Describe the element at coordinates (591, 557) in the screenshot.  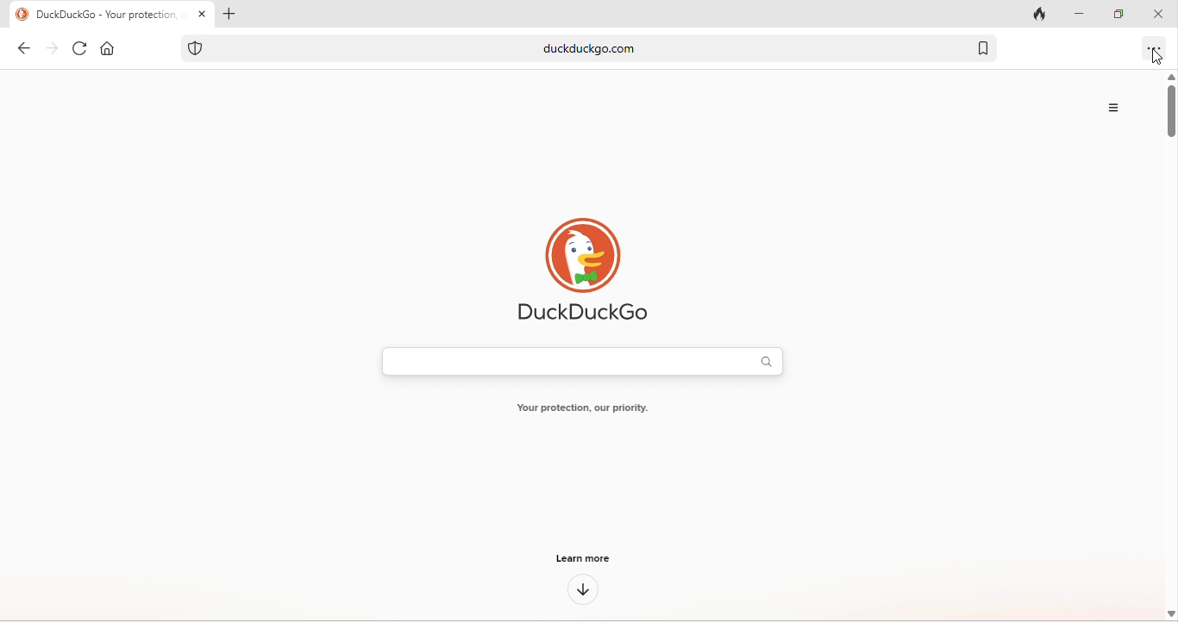
I see `learn more` at that location.